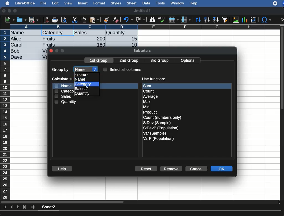 The width and height of the screenshot is (284, 216). Describe the element at coordinates (21, 45) in the screenshot. I see `Carol` at that location.